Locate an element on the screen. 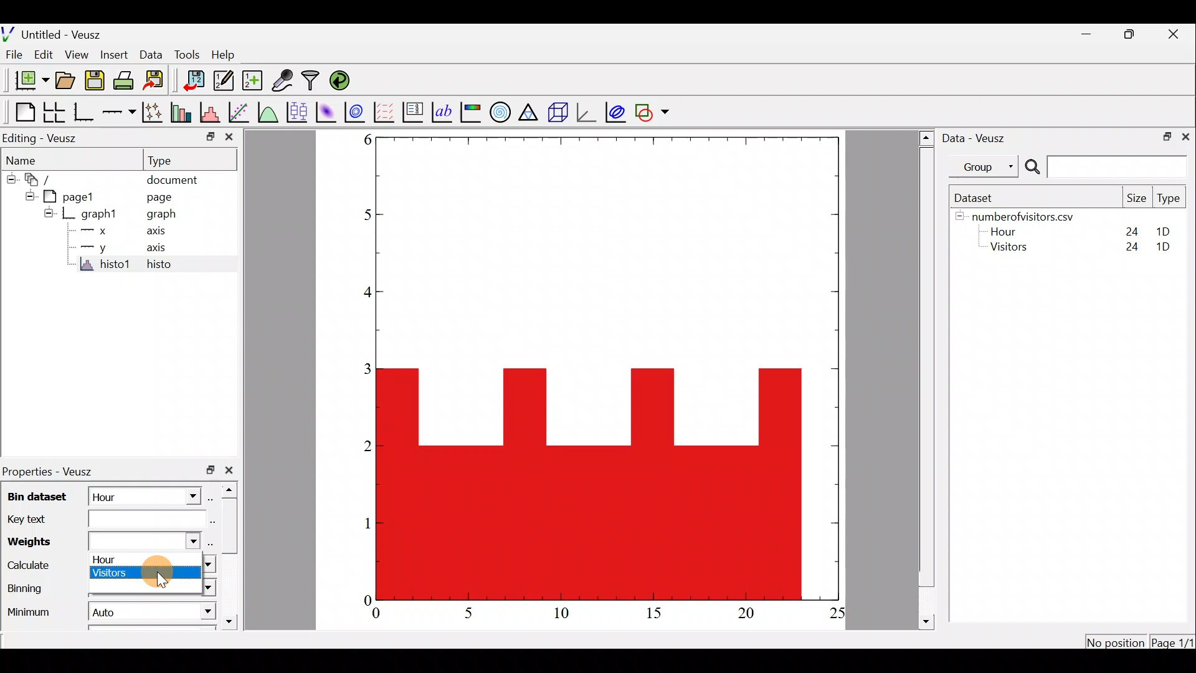  Calculate is located at coordinates (29, 566).